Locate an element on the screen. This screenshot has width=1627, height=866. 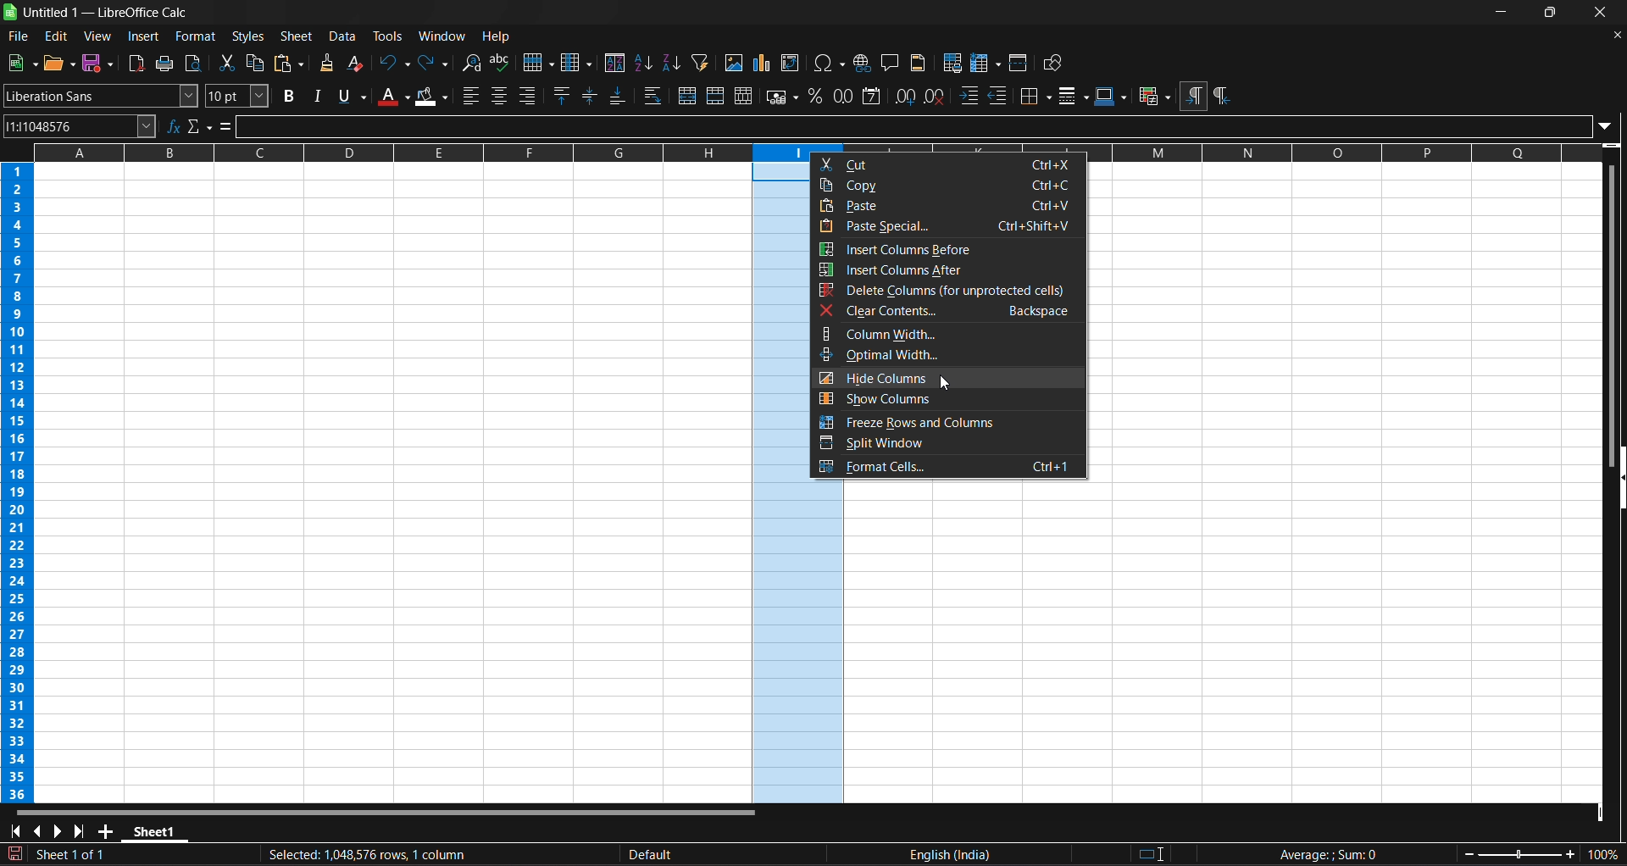
vertical scroll bar is located at coordinates (1614, 299).